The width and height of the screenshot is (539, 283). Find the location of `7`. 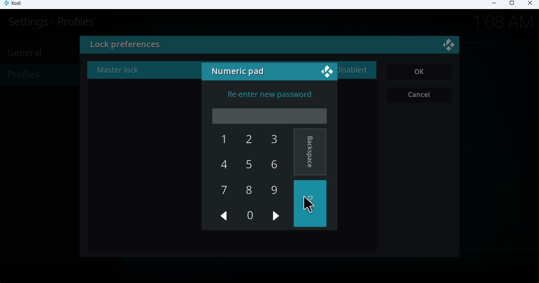

7 is located at coordinates (225, 192).